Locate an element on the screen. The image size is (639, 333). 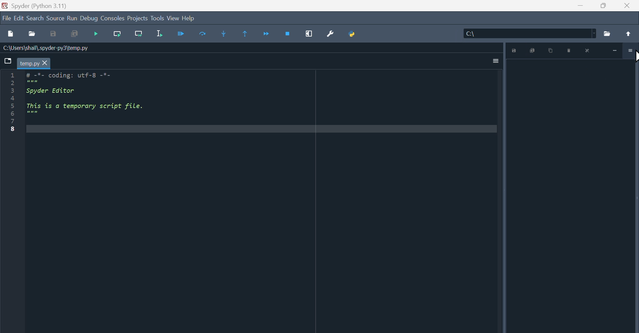
Search is located at coordinates (34, 18).